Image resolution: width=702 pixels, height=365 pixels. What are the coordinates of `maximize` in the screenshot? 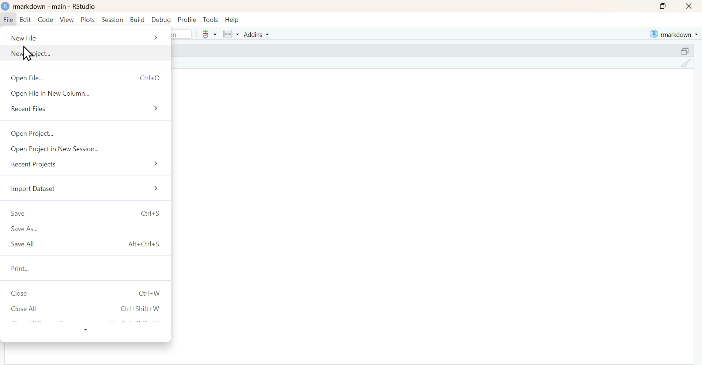 It's located at (685, 50).